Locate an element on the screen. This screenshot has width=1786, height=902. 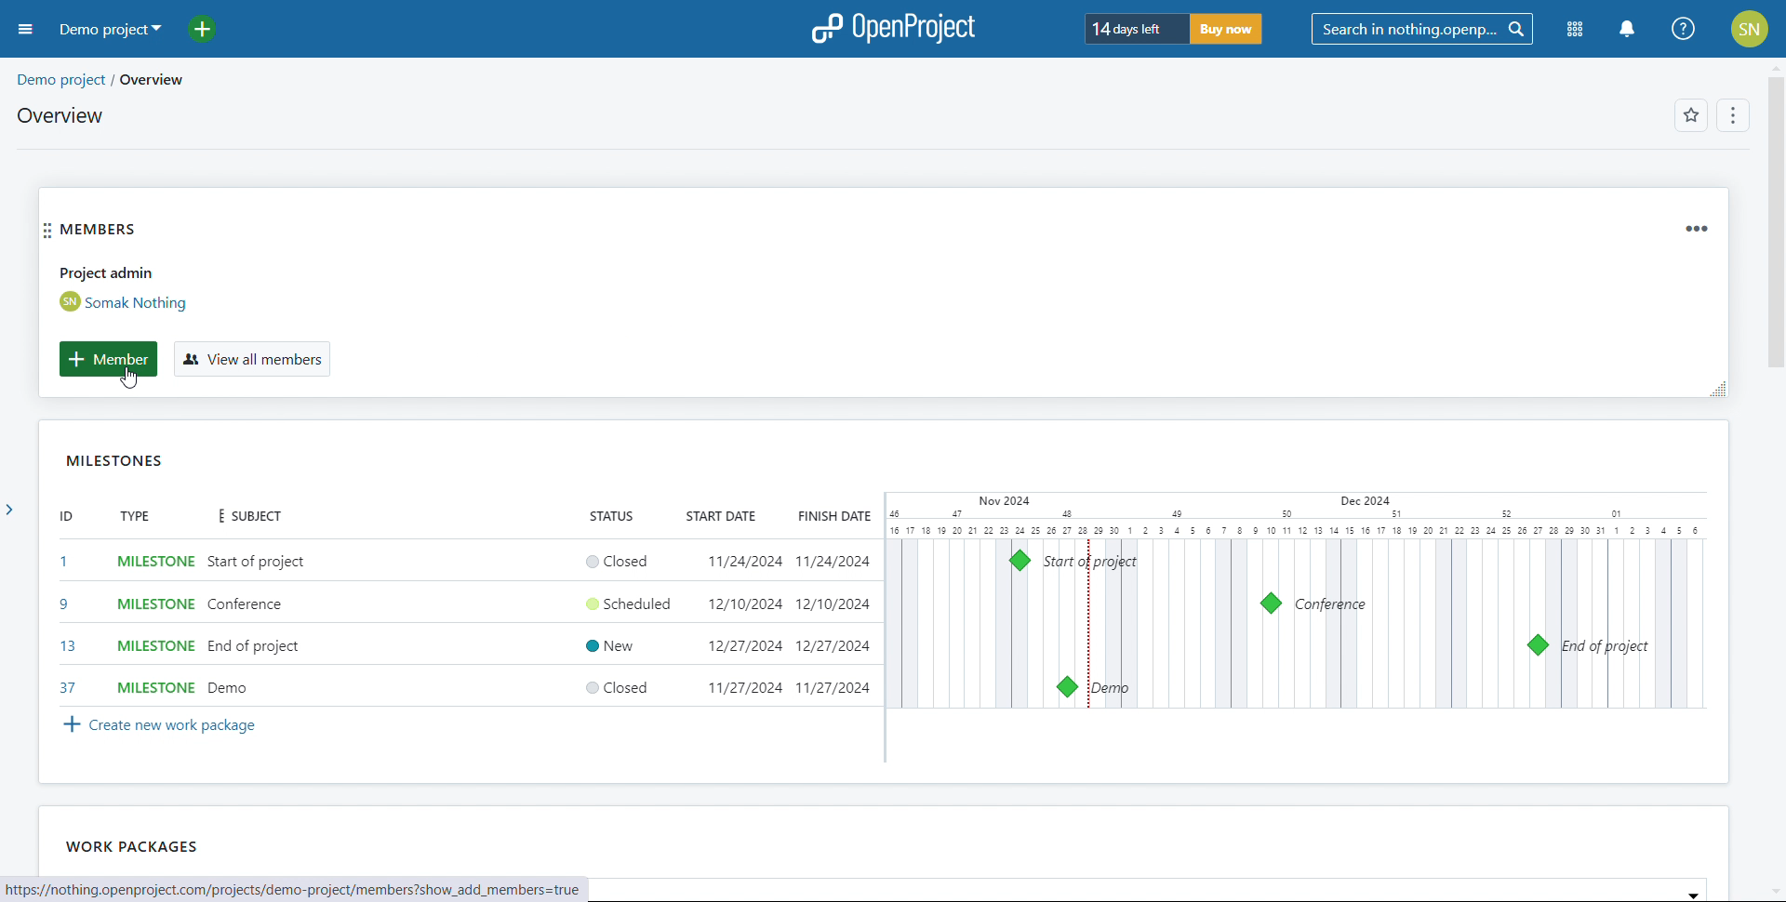
create new work package is located at coordinates (161, 726).